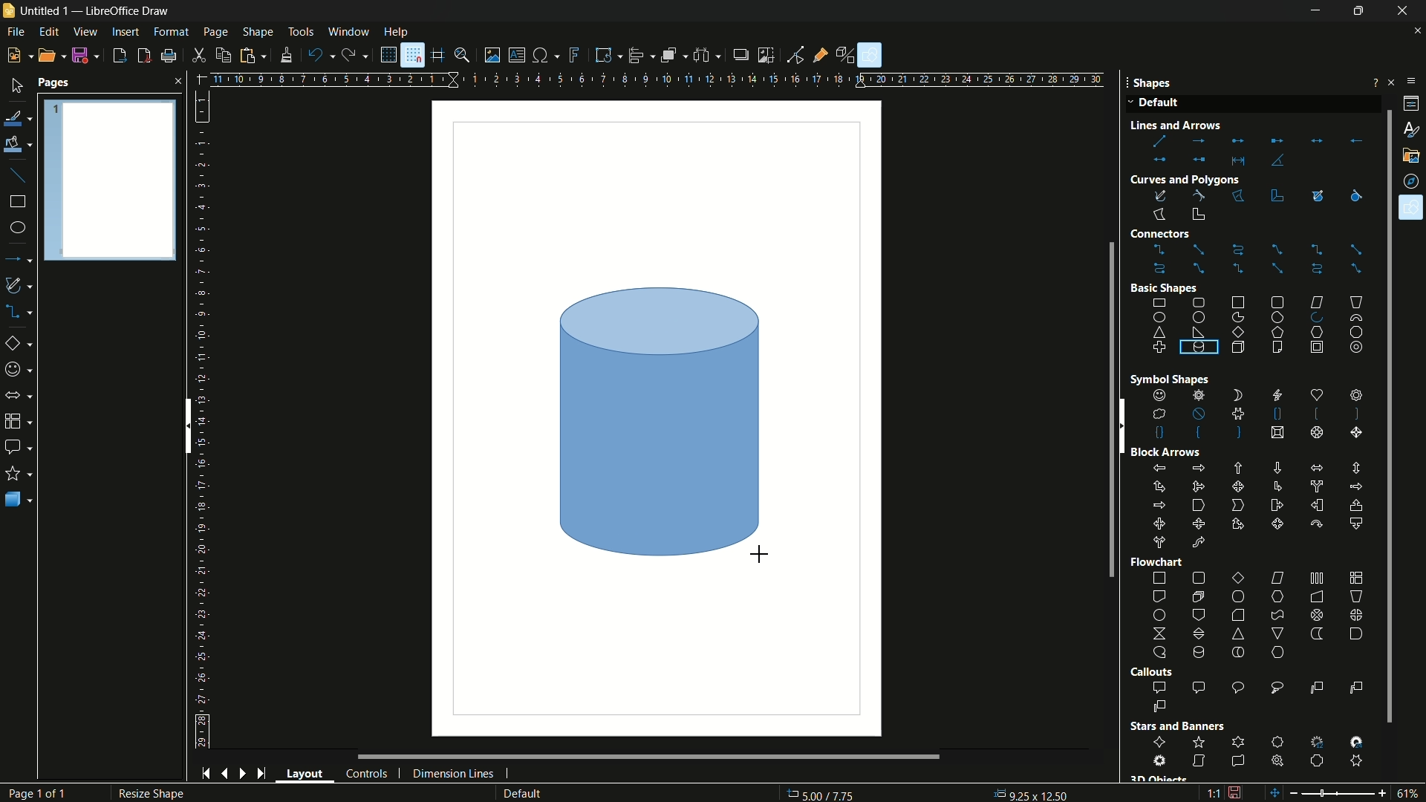 The width and height of the screenshot is (1426, 802). What do you see at coordinates (576, 55) in the screenshot?
I see `insert fontwork text` at bounding box center [576, 55].